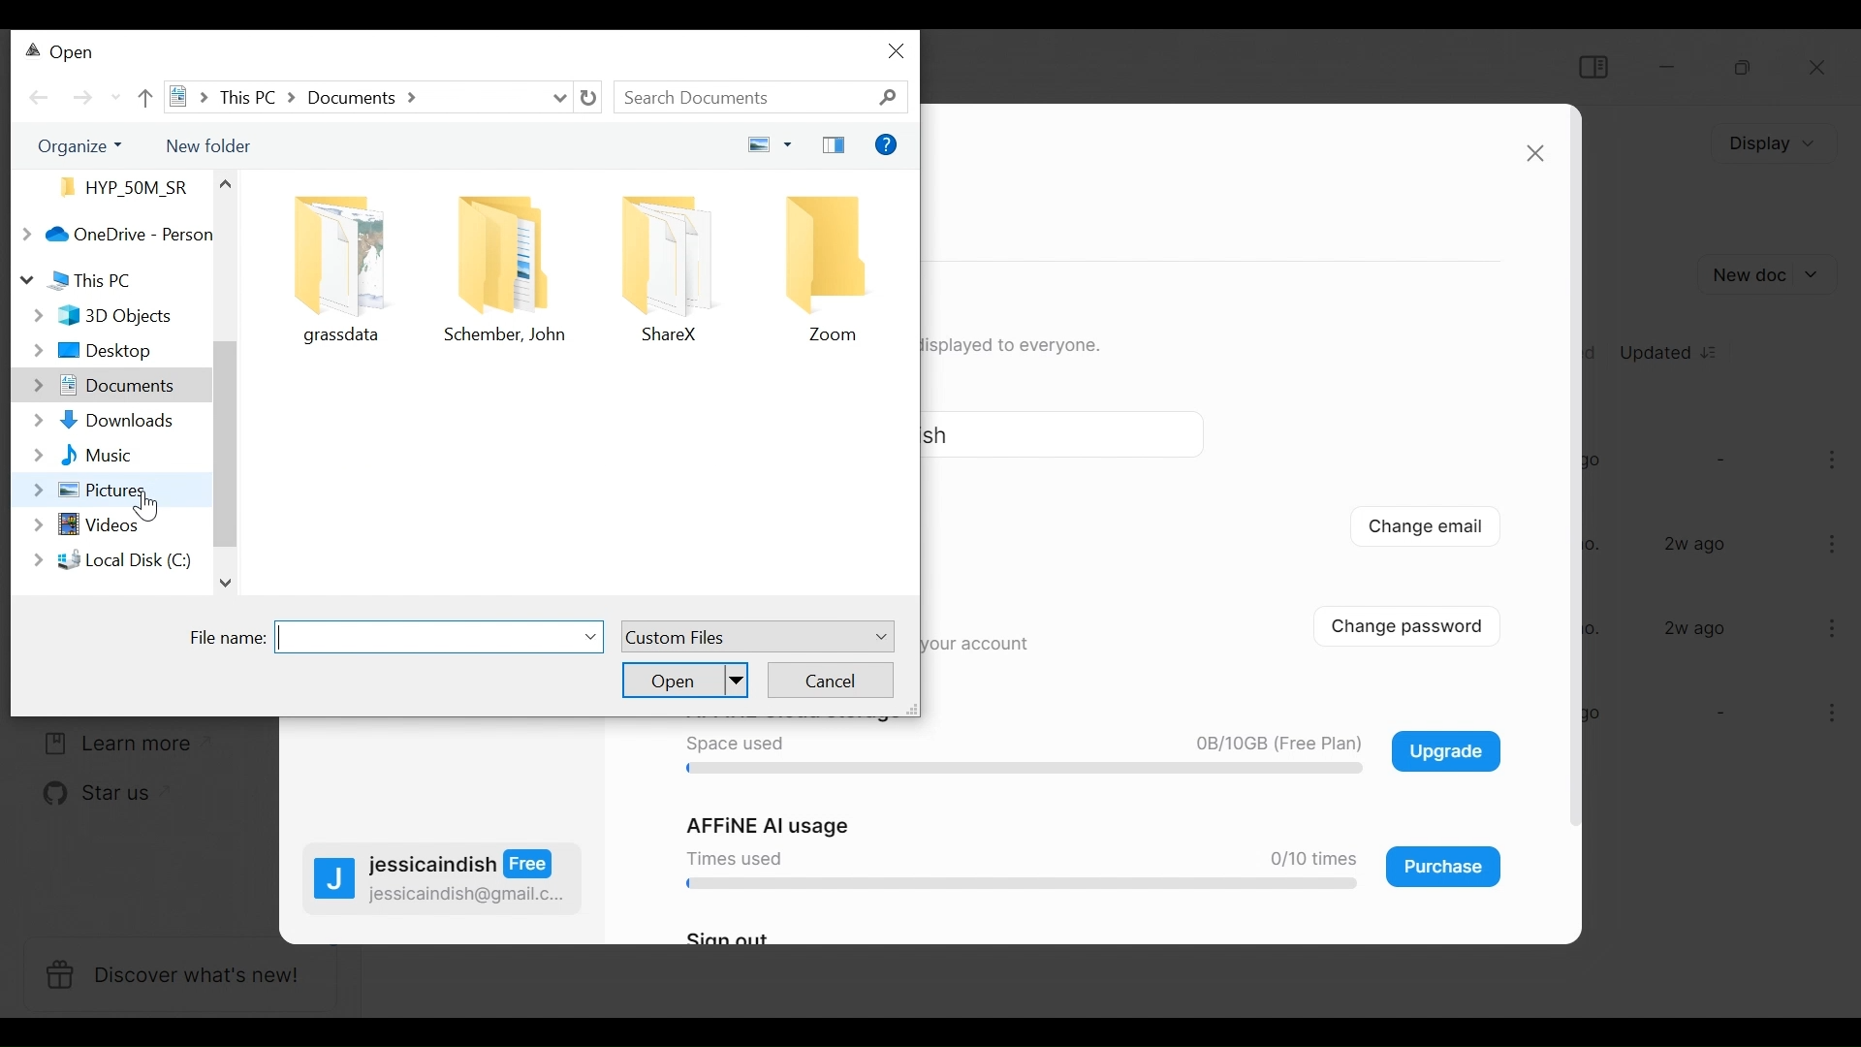 This screenshot has height=1047, width=1861. What do you see at coordinates (1445, 750) in the screenshot?
I see `Upgrade` at bounding box center [1445, 750].